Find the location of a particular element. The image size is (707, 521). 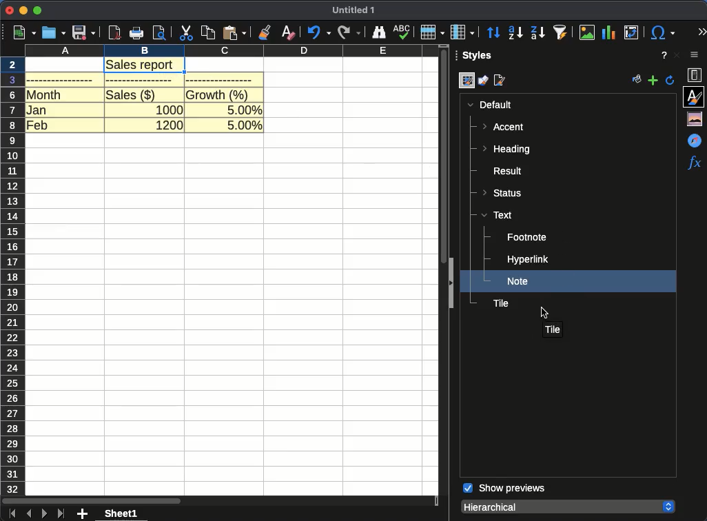

1000 is located at coordinates (170, 108).